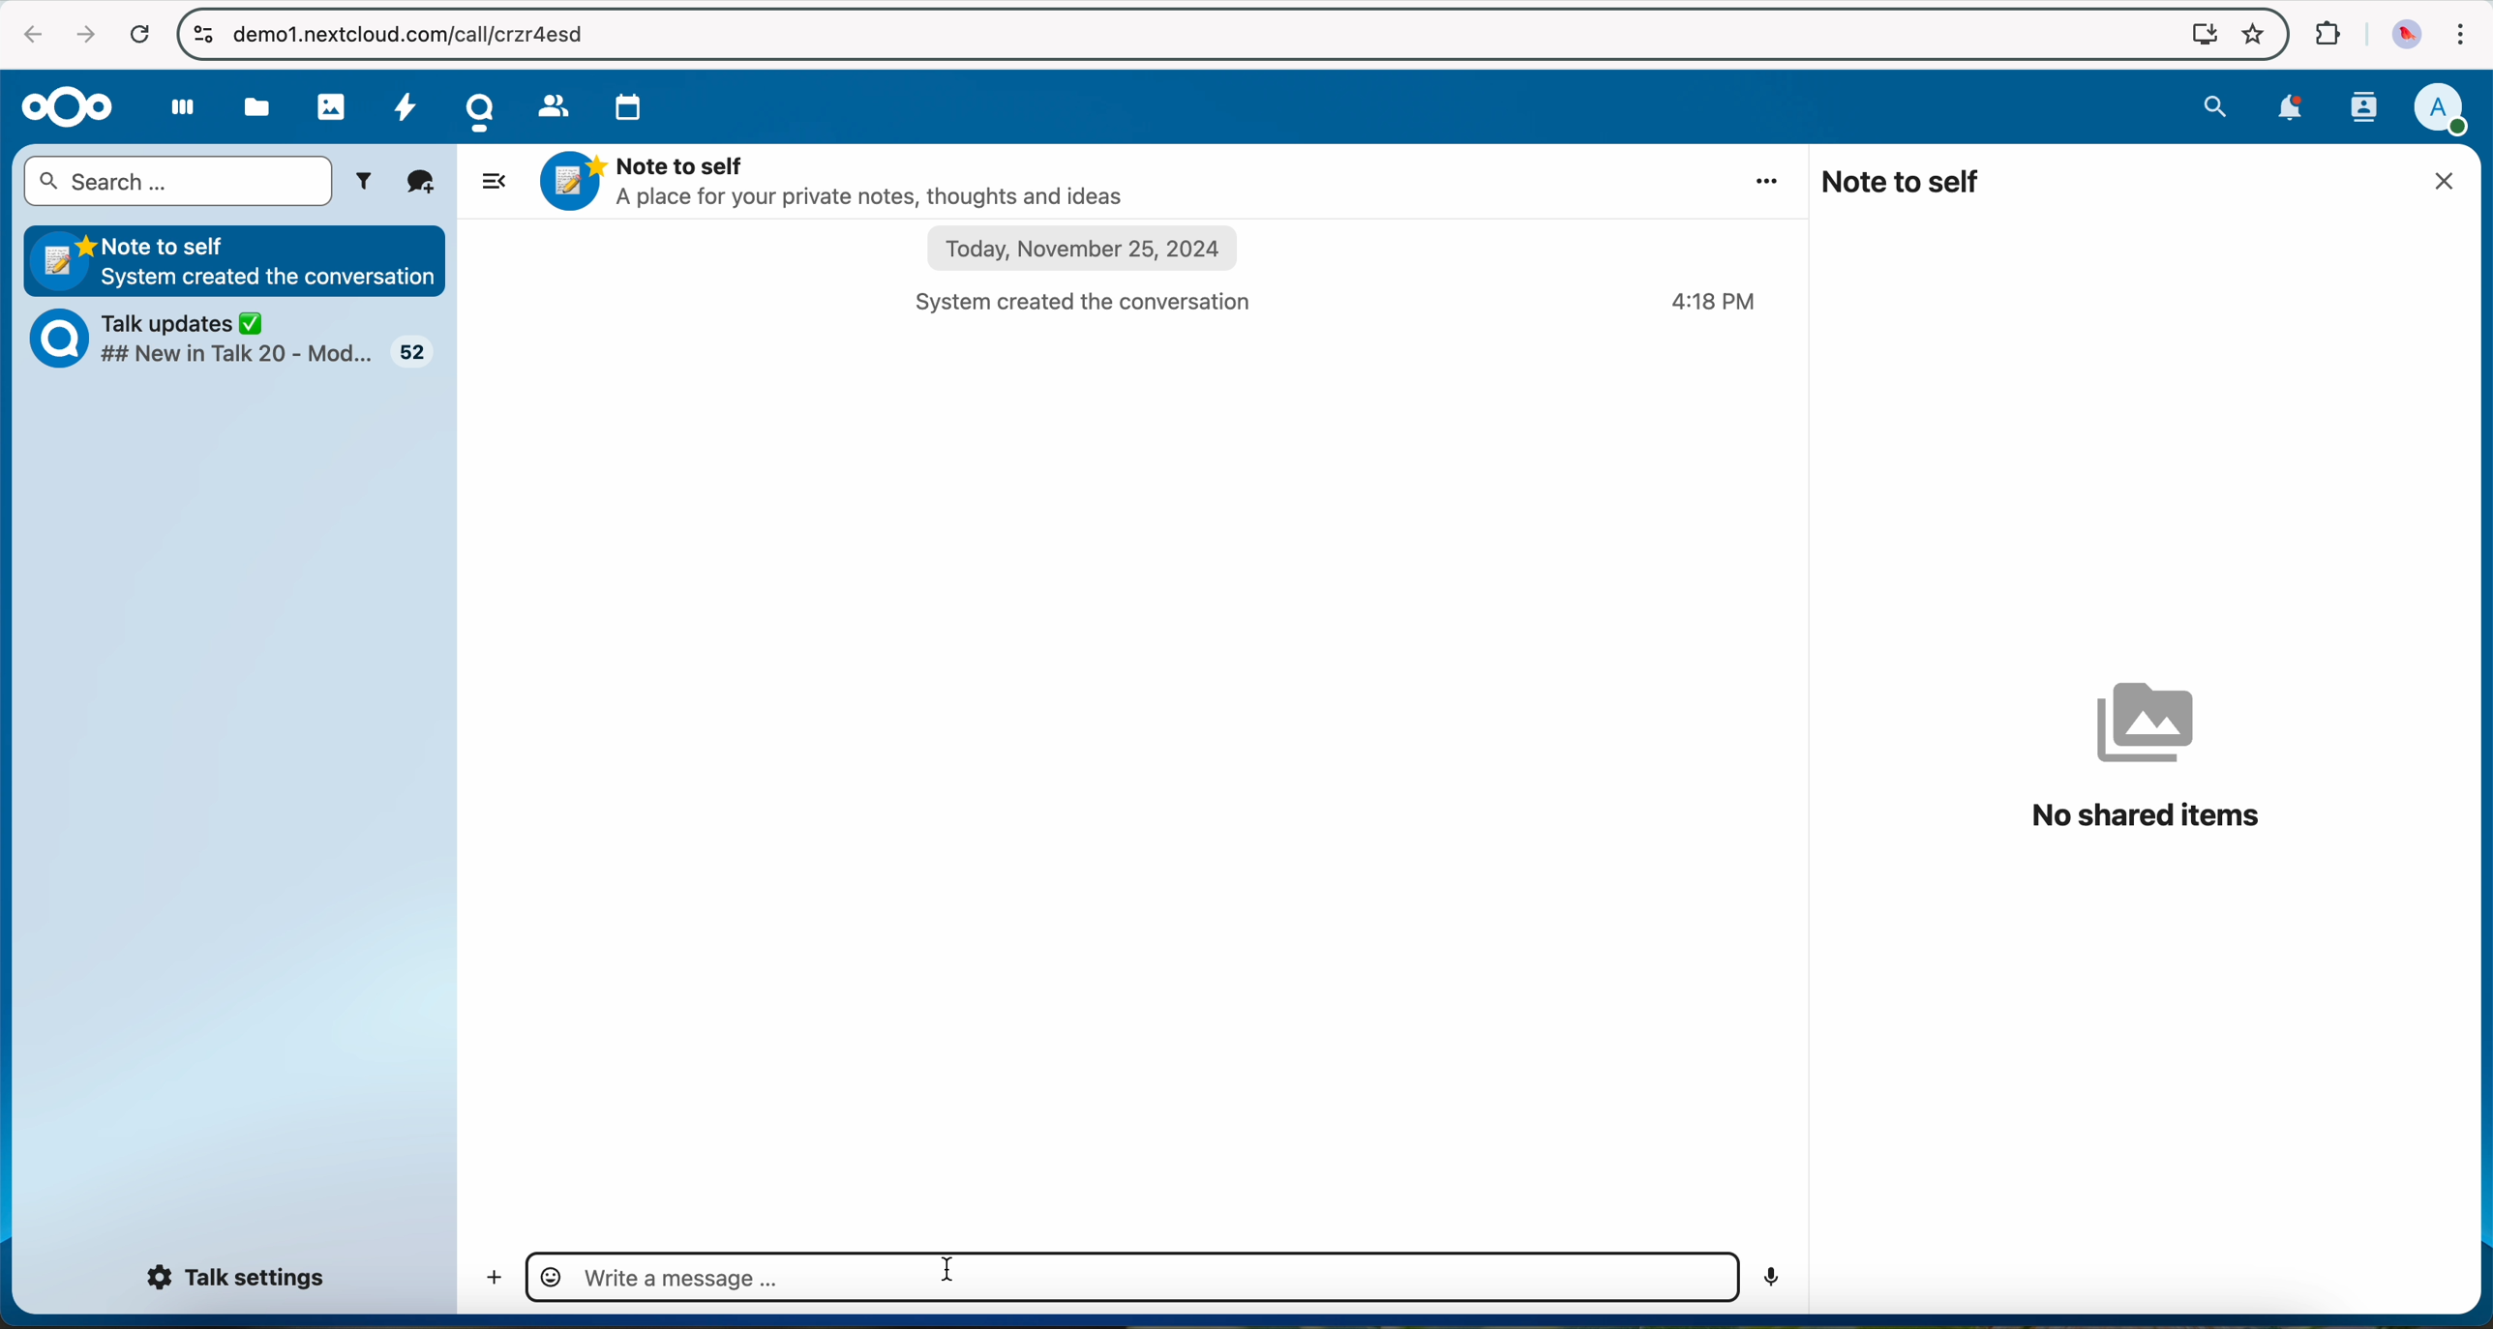 The height and width of the screenshot is (1329, 2493). What do you see at coordinates (430, 33) in the screenshot?
I see `URL` at bounding box center [430, 33].